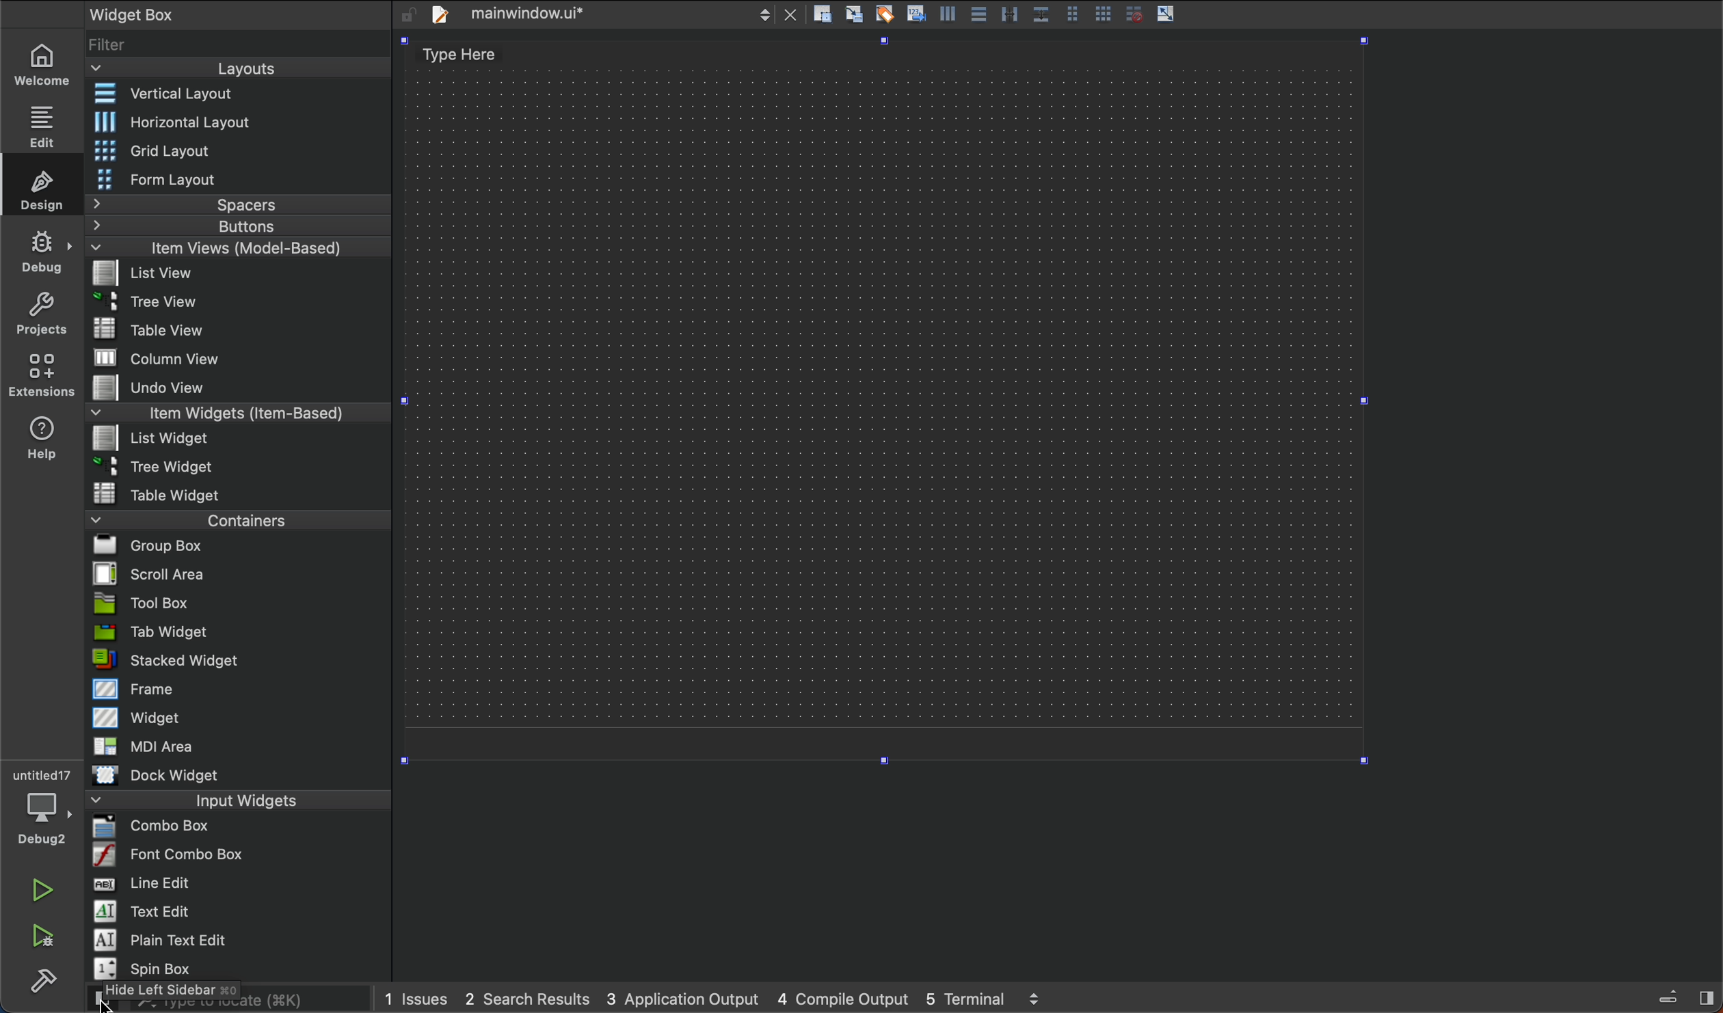  Describe the element at coordinates (144, 745) in the screenshot. I see `MDI Arena` at that location.